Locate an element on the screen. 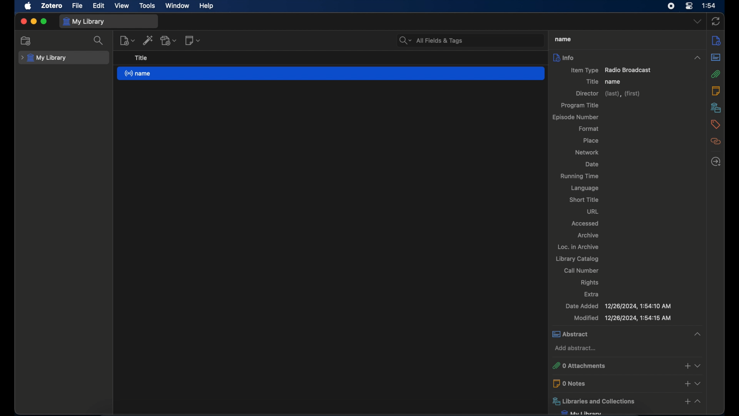 The width and height of the screenshot is (739, 416). name is located at coordinates (331, 72).